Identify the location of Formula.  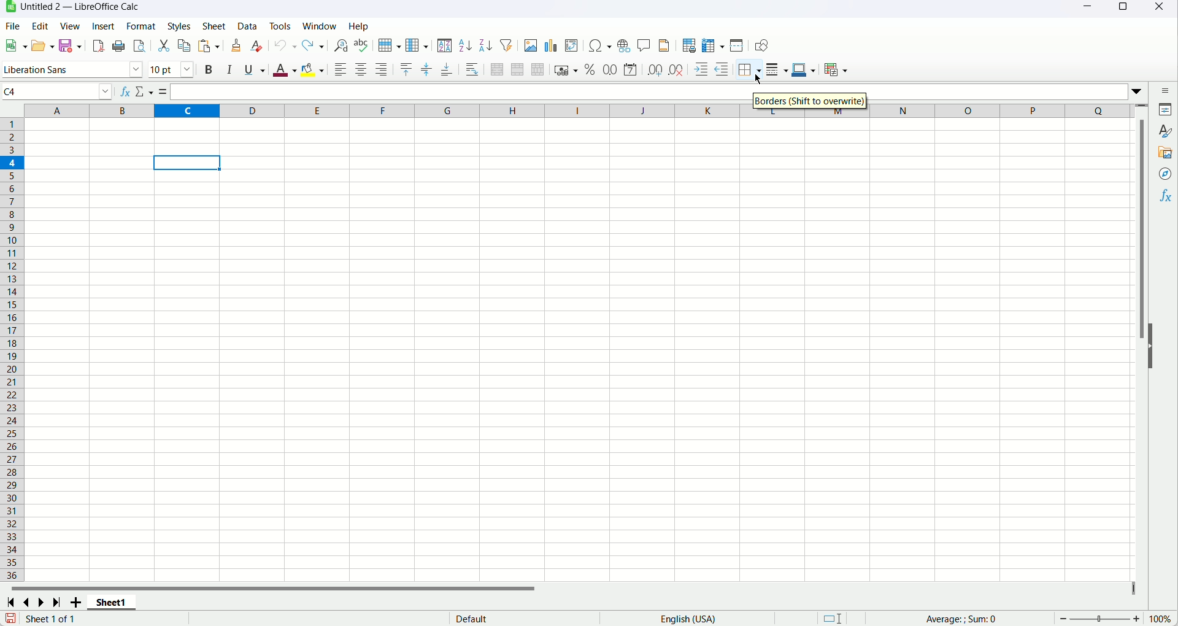
(165, 93).